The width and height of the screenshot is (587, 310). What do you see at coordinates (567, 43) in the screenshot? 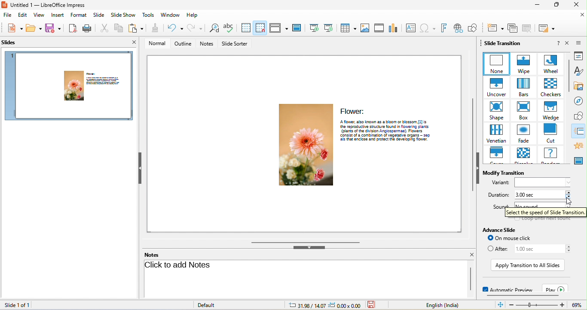
I see `close` at bounding box center [567, 43].